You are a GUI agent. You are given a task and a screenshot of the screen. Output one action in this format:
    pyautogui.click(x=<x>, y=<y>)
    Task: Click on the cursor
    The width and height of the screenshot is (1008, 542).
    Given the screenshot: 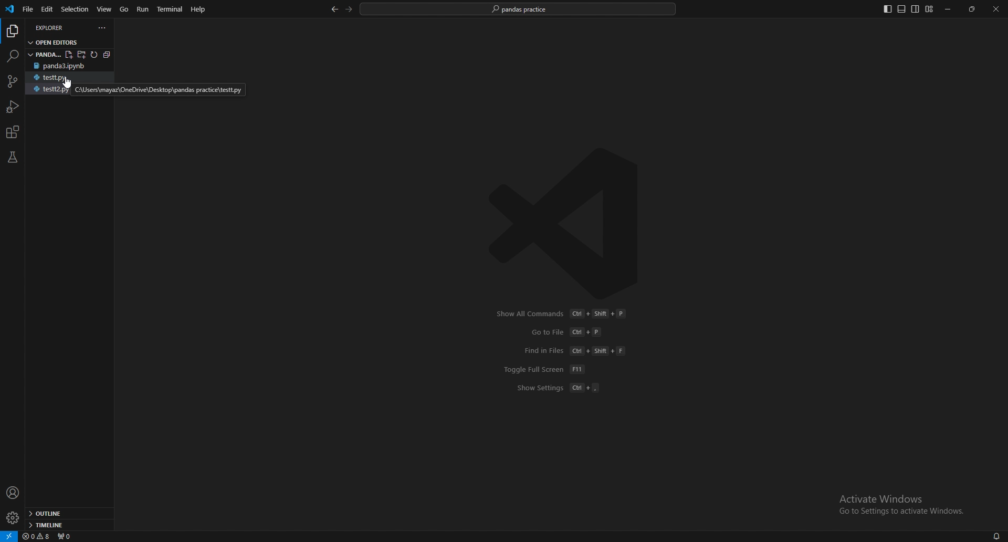 What is the action you would take?
    pyautogui.click(x=67, y=85)
    